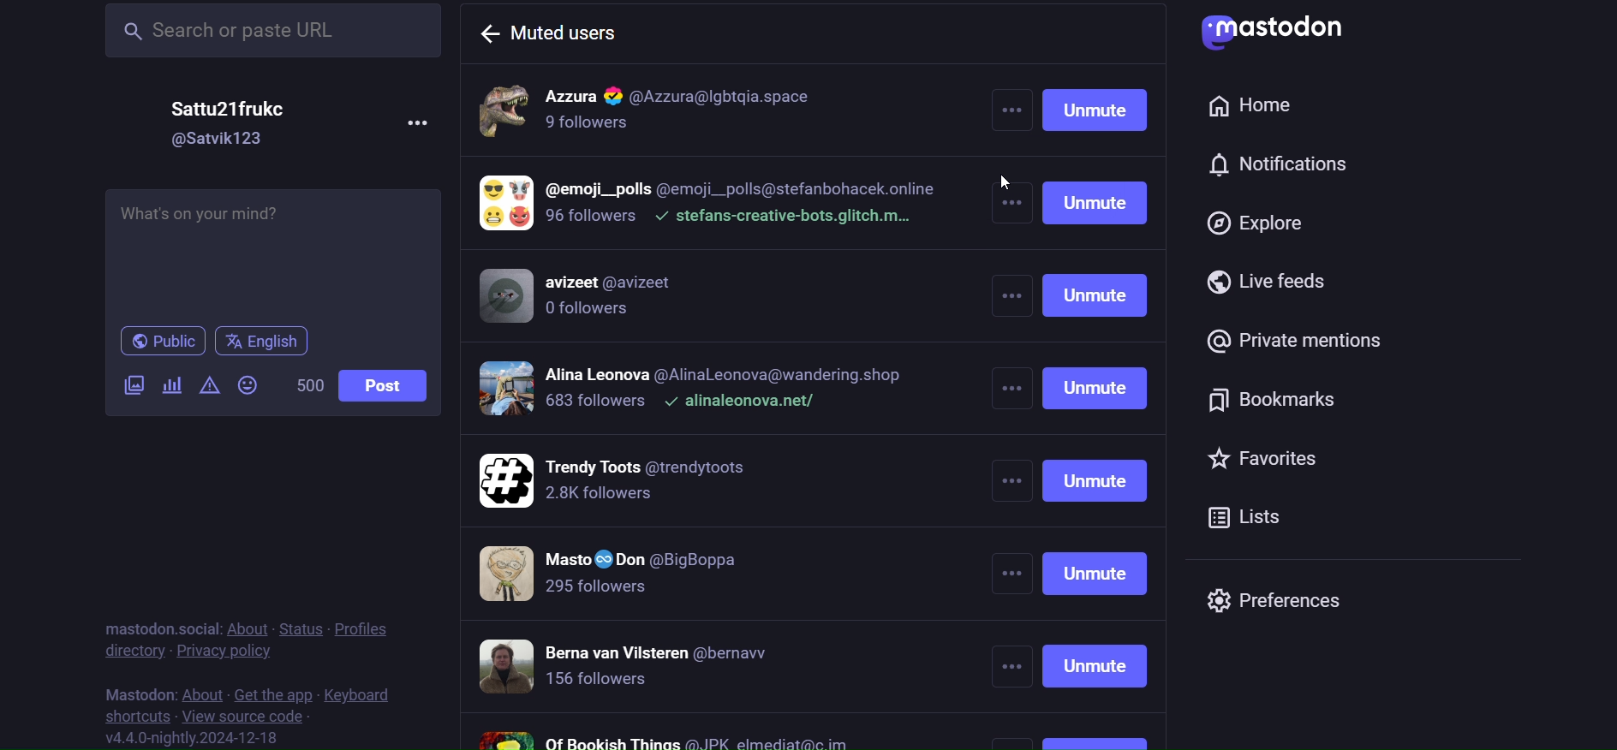 The image size is (1617, 750). What do you see at coordinates (389, 385) in the screenshot?
I see `post` at bounding box center [389, 385].